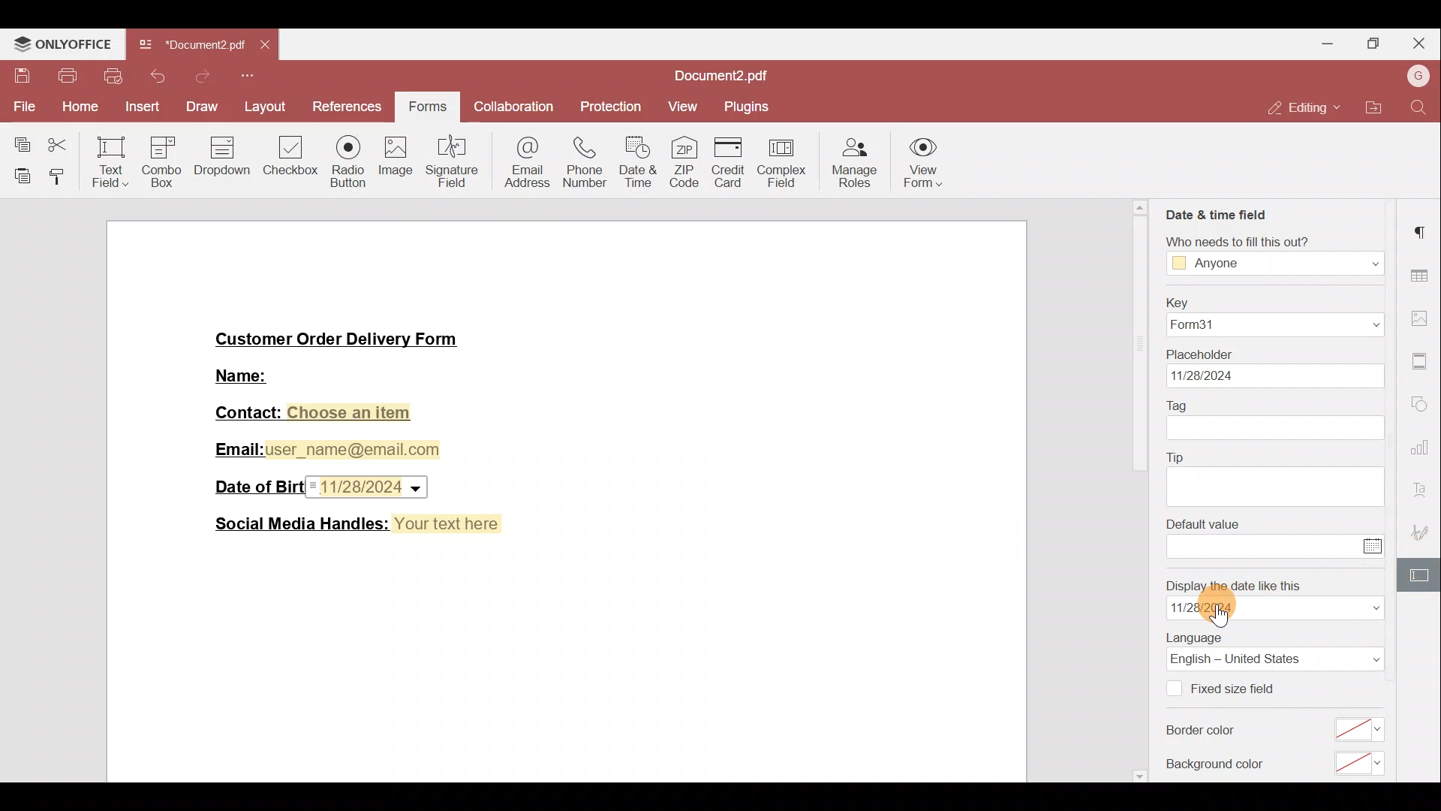 This screenshot has width=1441, height=811. I want to click on Background color, so click(1214, 763).